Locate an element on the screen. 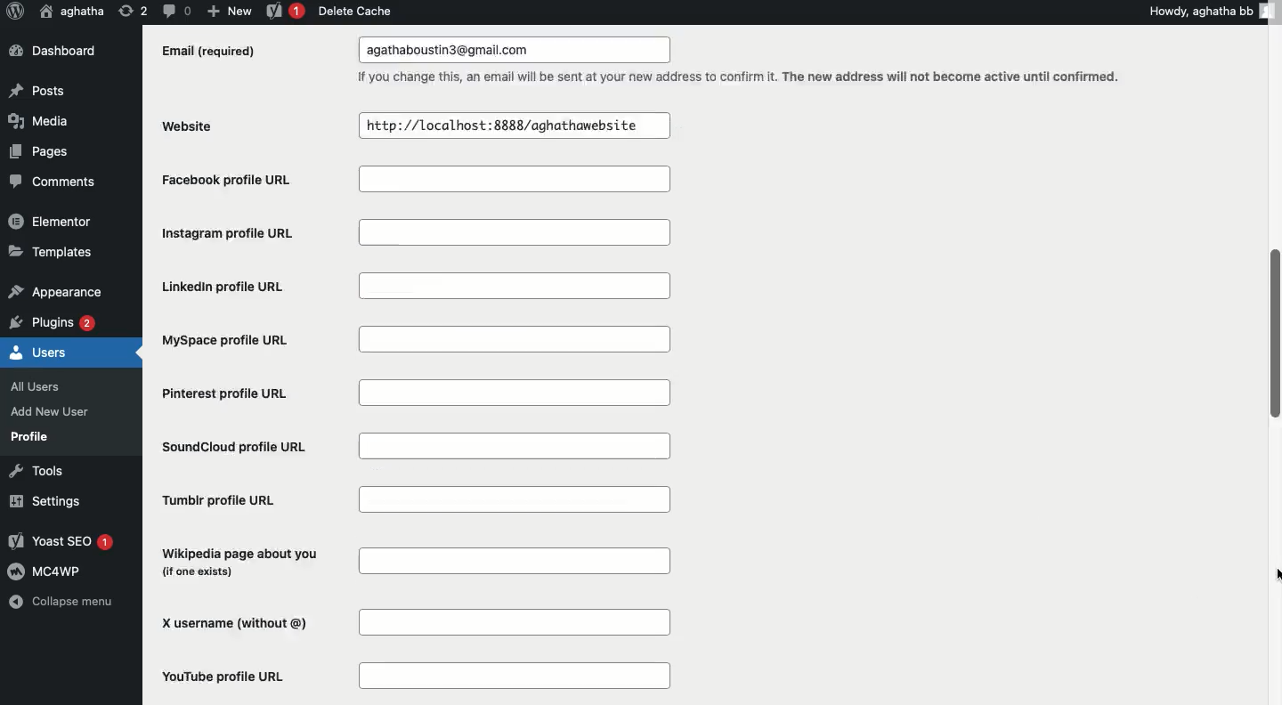 The image size is (1282, 705). SoundCloud profile URL is located at coordinates (416, 446).